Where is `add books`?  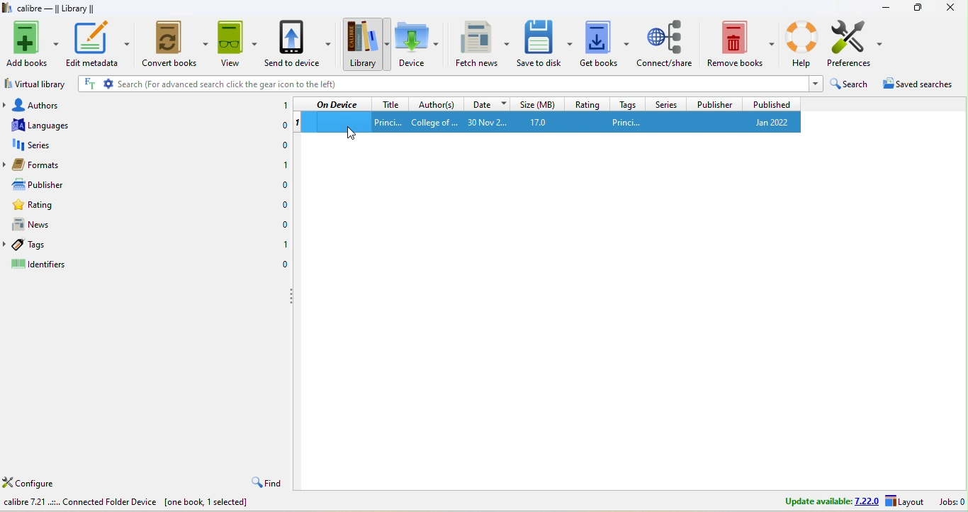
add books is located at coordinates (33, 44).